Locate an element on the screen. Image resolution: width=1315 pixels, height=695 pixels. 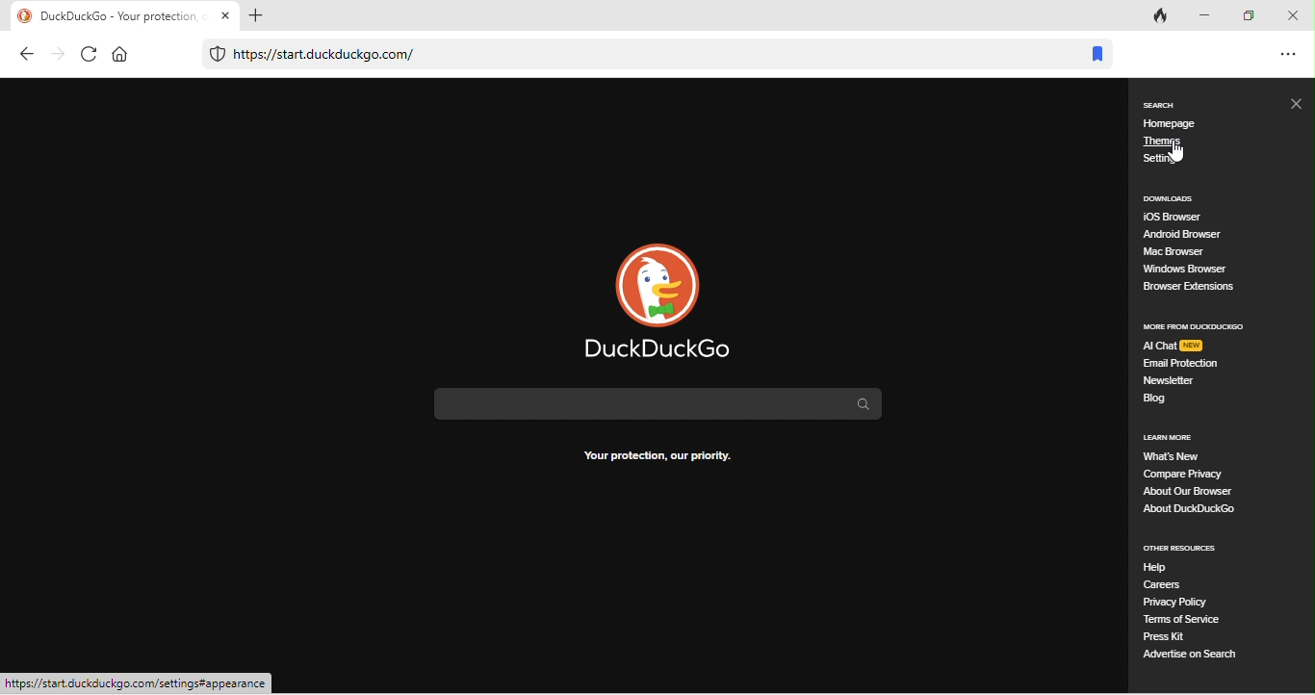
privacy policy is located at coordinates (1177, 604).